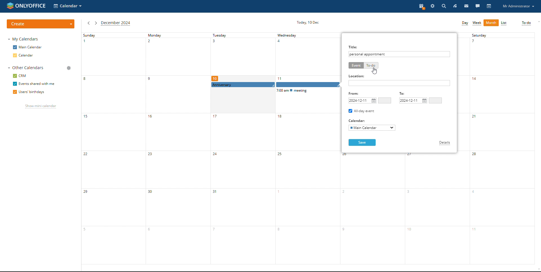  I want to click on settings, so click(432, 6).